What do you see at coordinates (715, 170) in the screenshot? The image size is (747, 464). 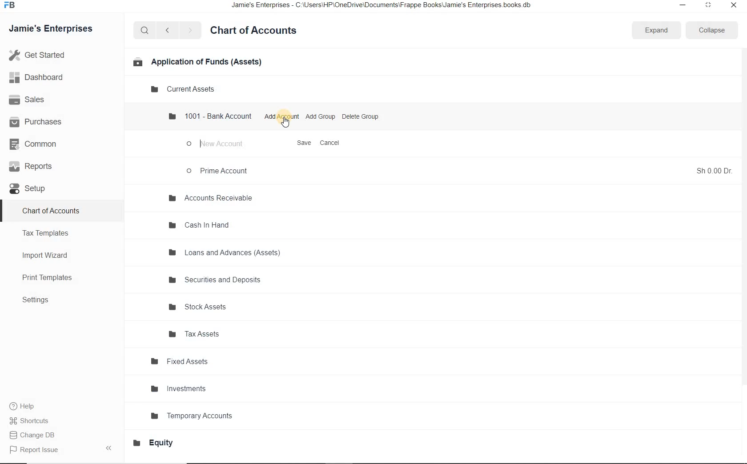 I see `Sh 0.00 Dr.` at bounding box center [715, 170].